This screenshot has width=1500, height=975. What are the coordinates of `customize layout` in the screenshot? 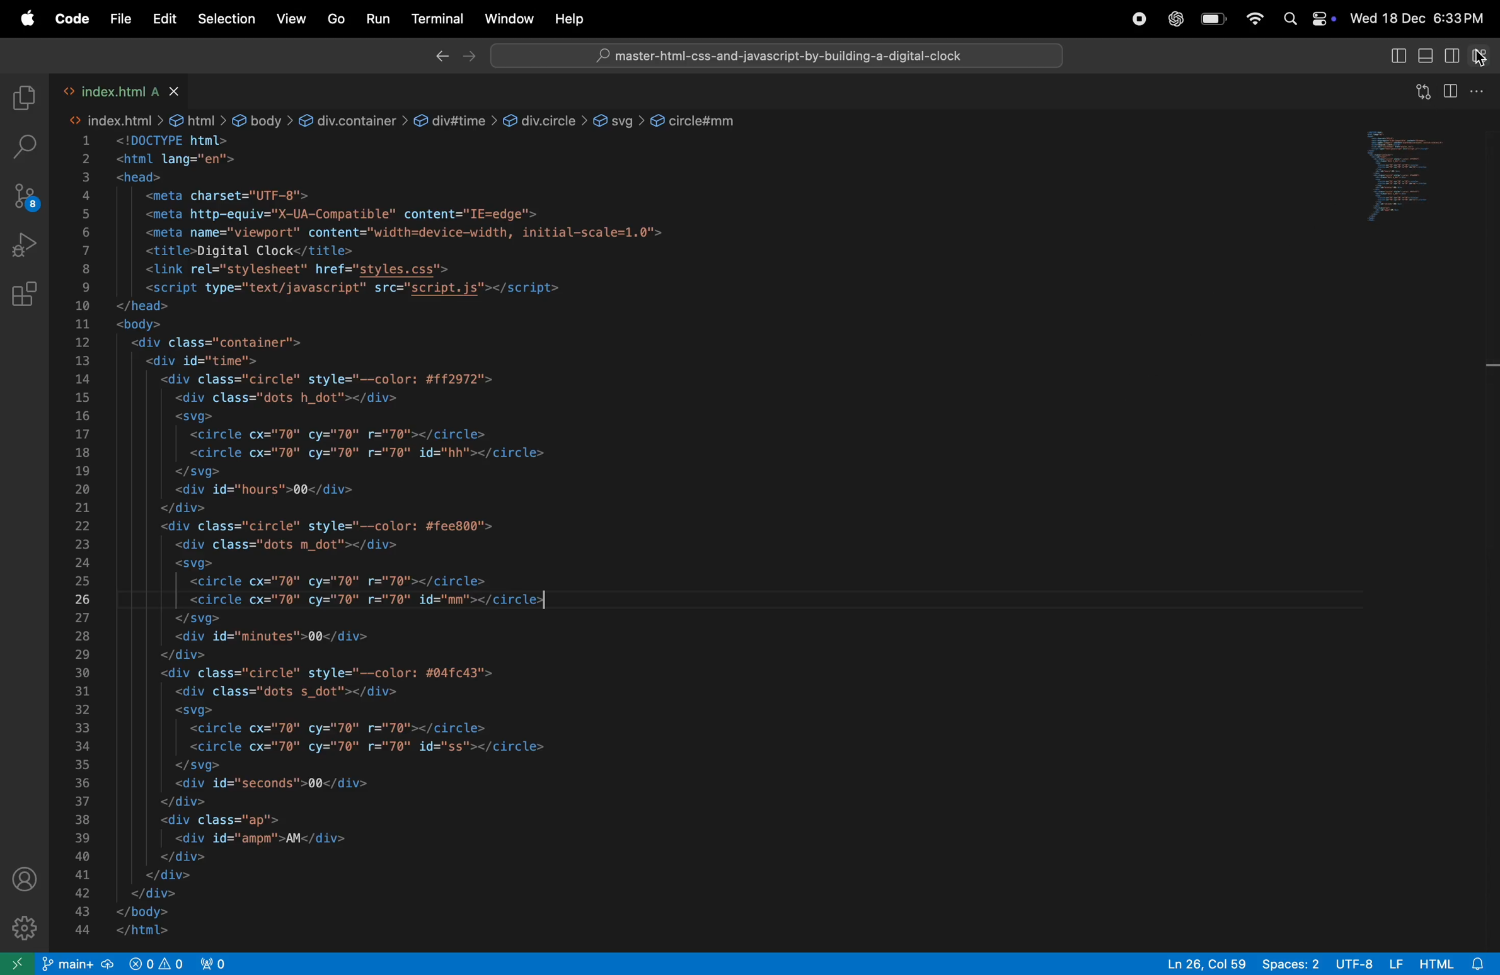 It's located at (1485, 54).